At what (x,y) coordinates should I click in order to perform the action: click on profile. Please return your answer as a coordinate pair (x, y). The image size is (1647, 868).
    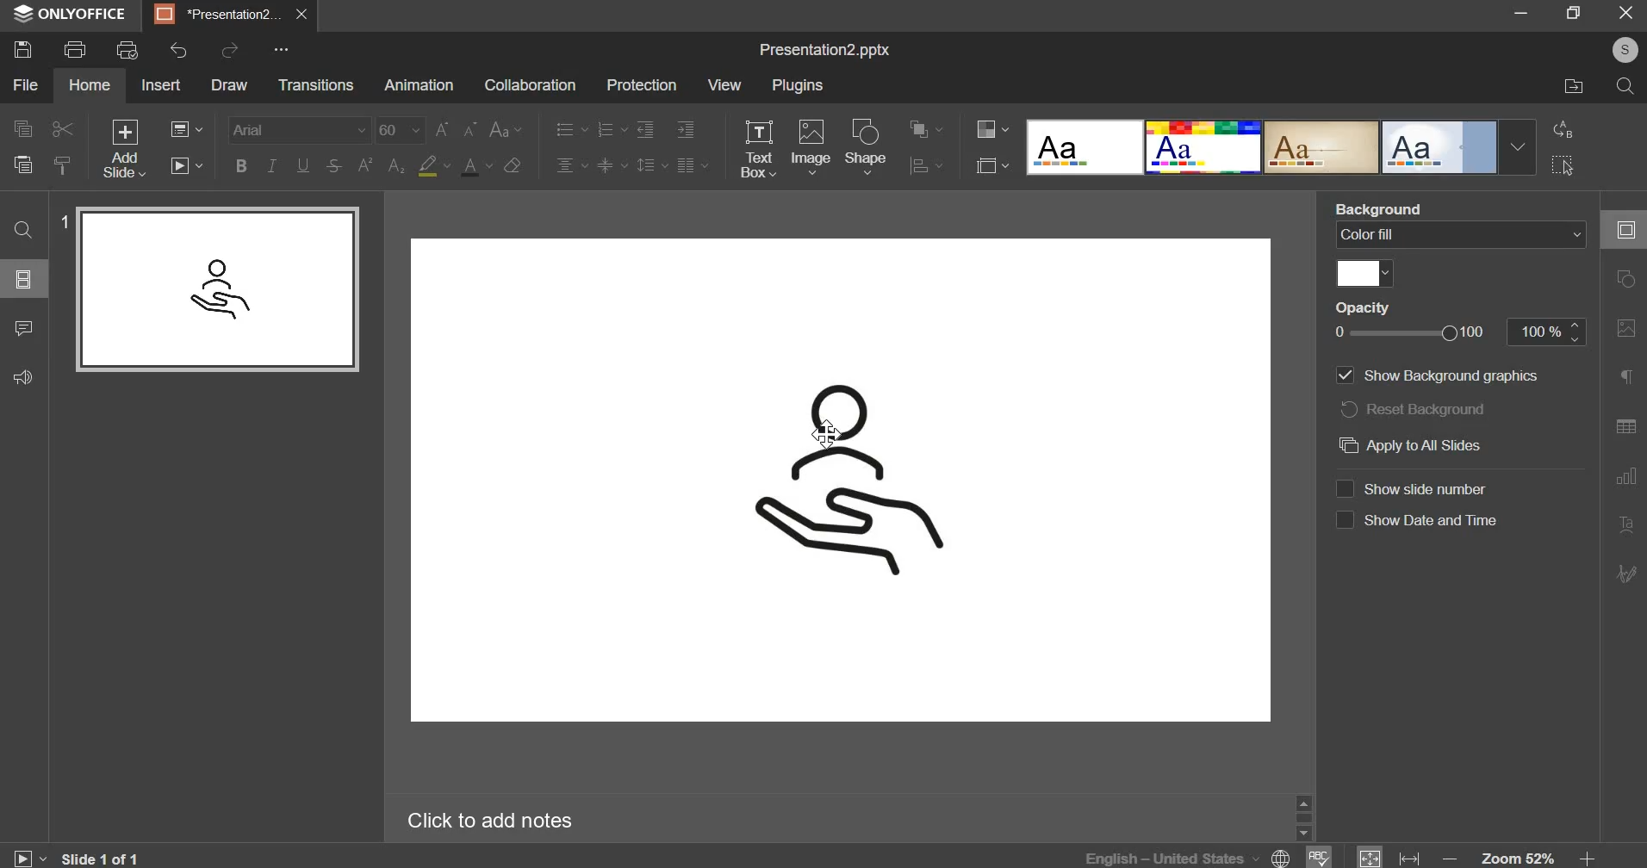
    Looking at the image, I should click on (1620, 49).